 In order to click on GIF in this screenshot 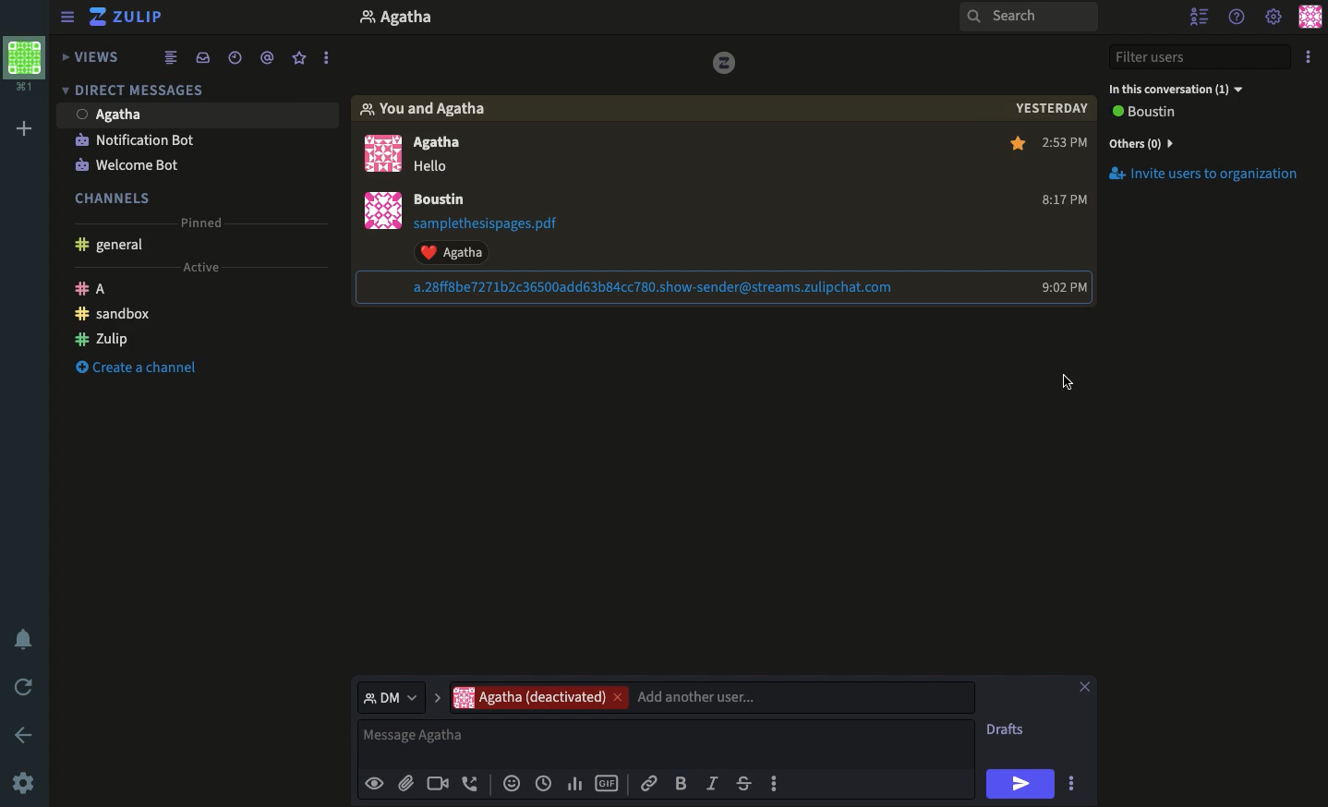, I will do `click(608, 784)`.